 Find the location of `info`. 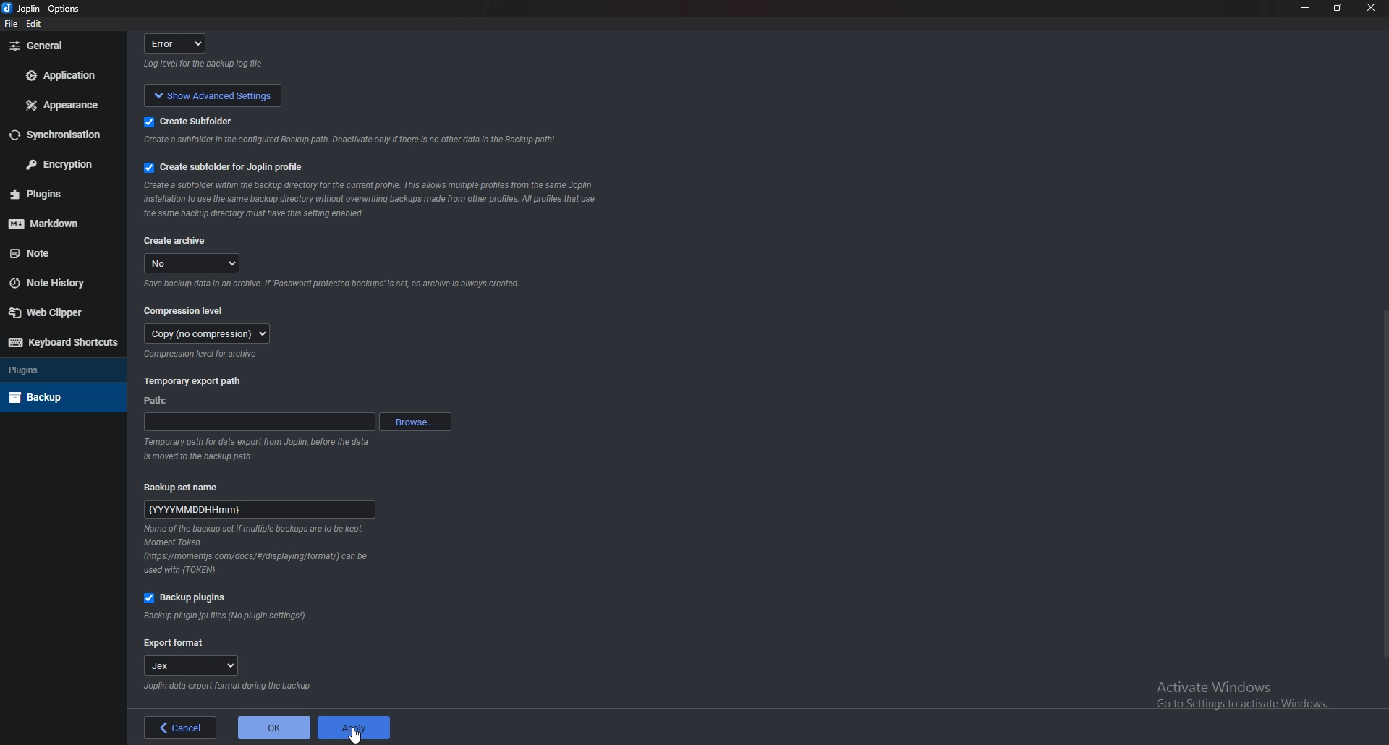

info is located at coordinates (346, 142).